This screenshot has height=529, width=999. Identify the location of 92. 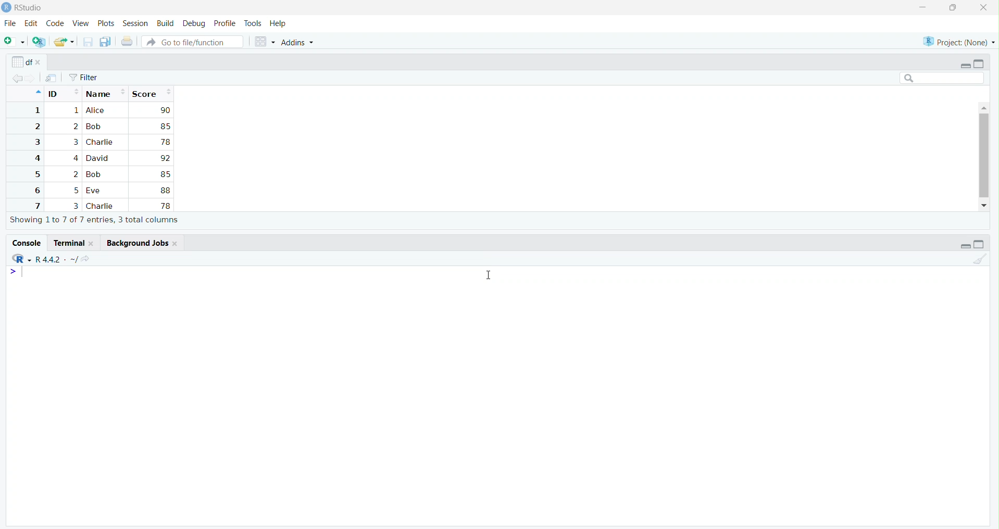
(165, 158).